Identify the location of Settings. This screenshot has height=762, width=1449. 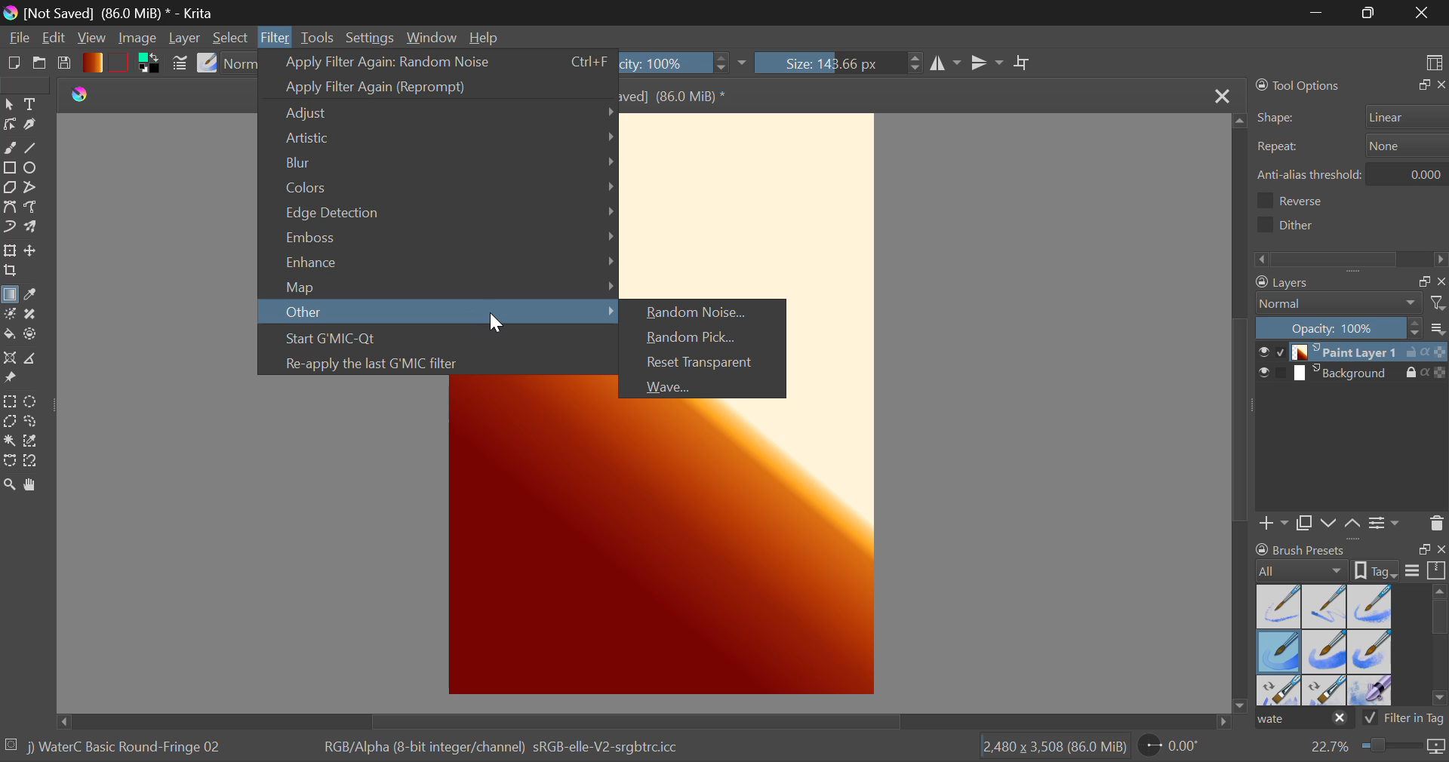
(371, 38).